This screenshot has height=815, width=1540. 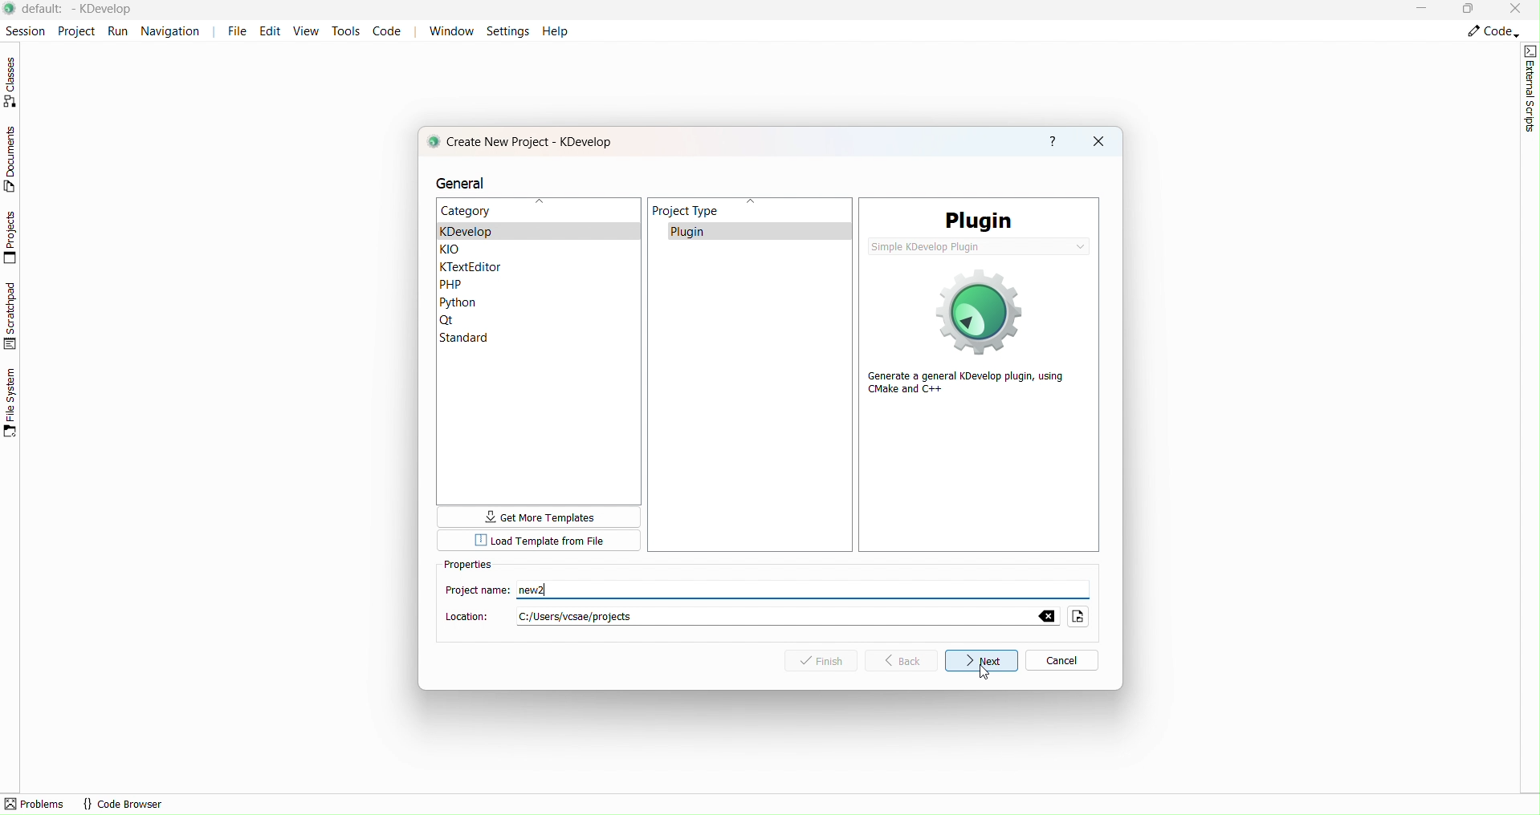 I want to click on close, so click(x=1098, y=142).